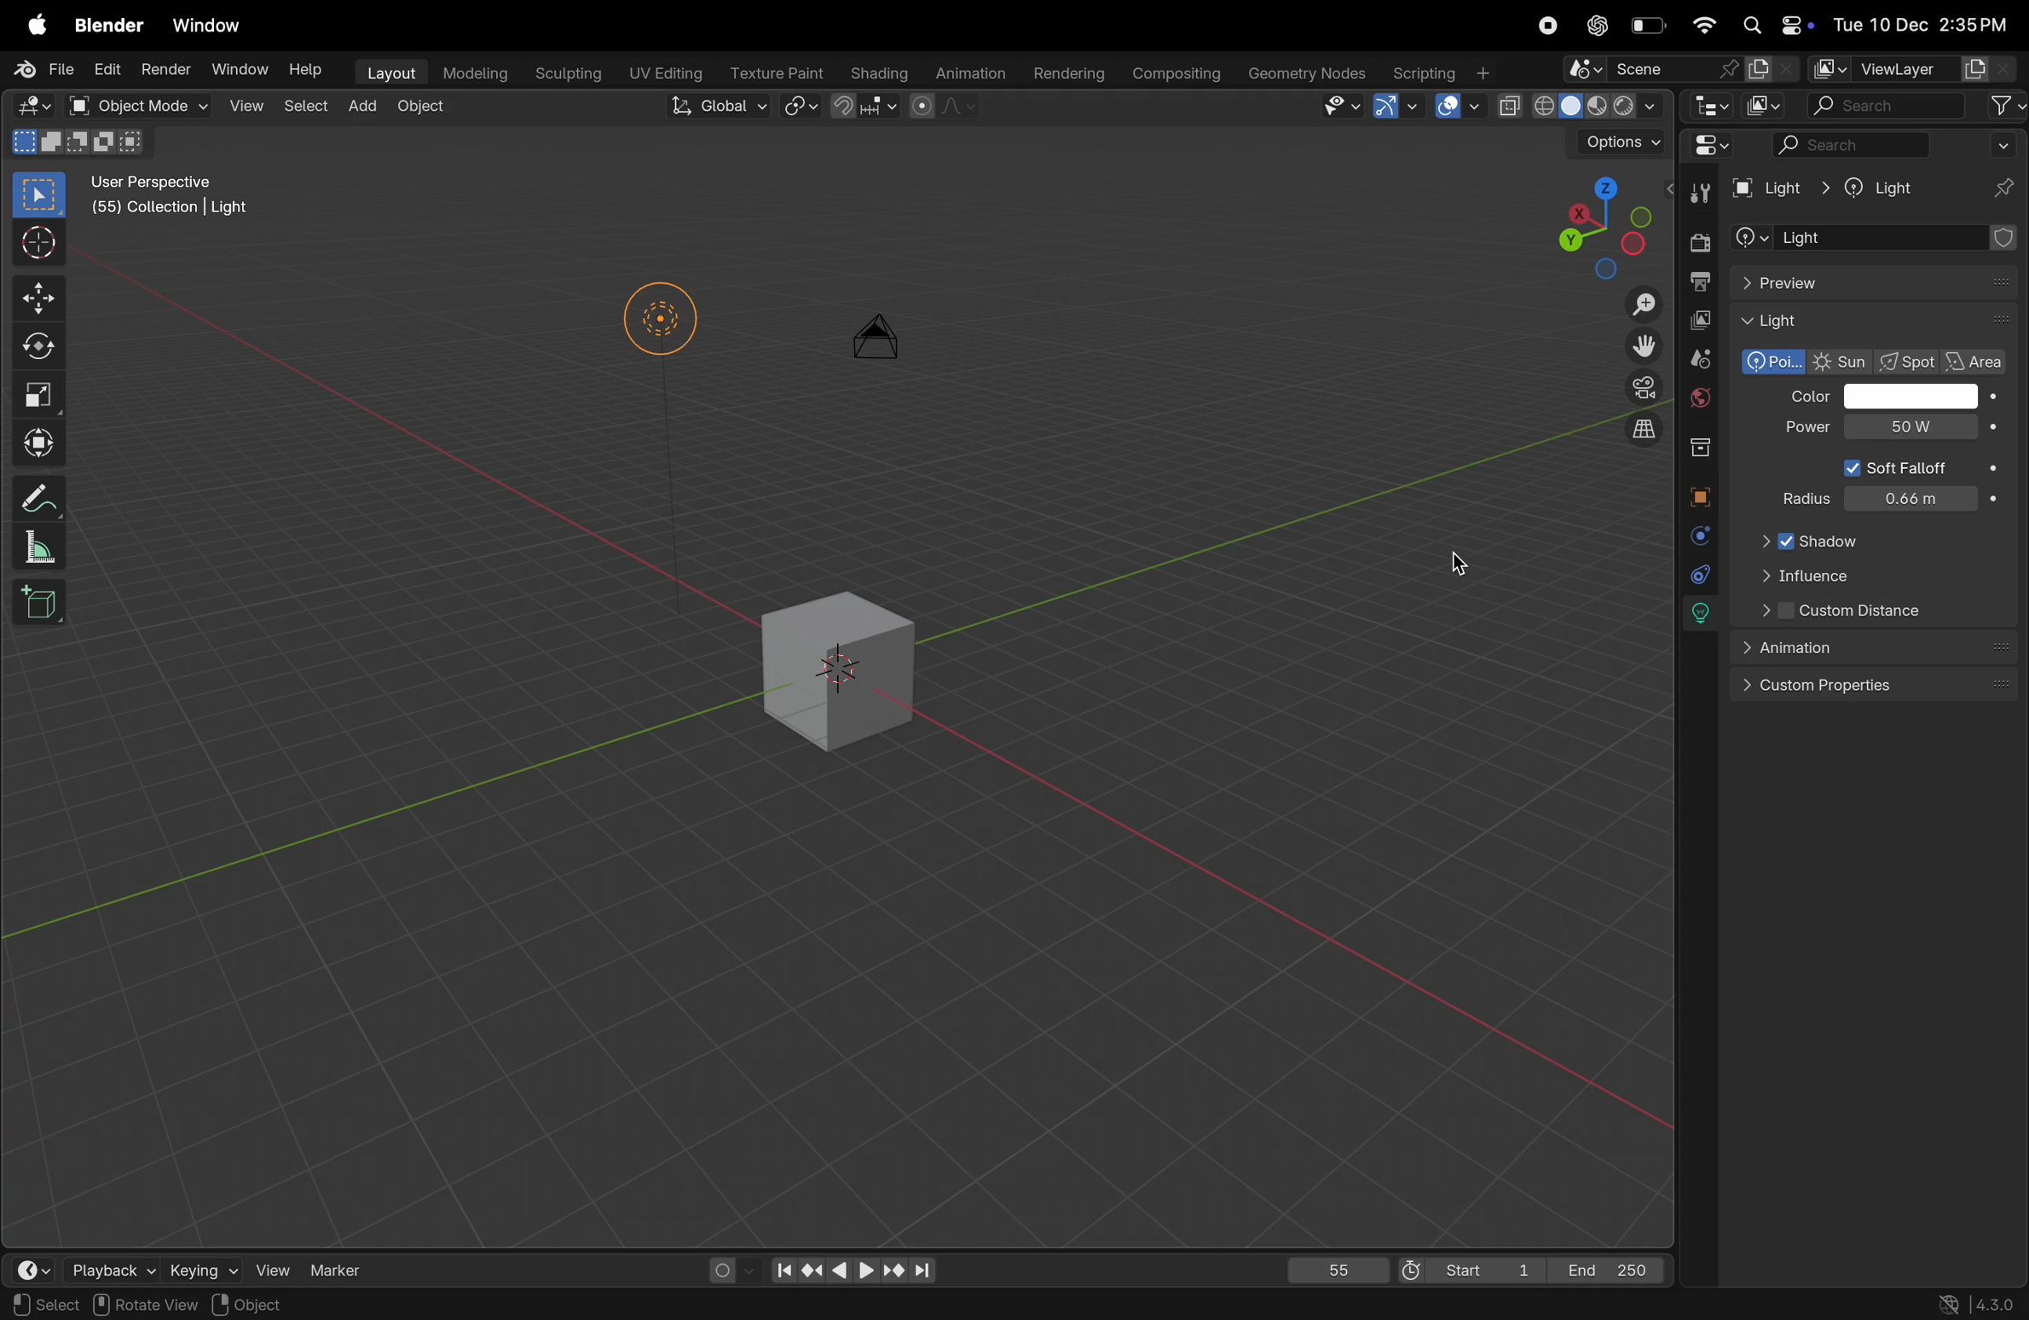  What do you see at coordinates (1443, 73) in the screenshot?
I see `scripting` at bounding box center [1443, 73].